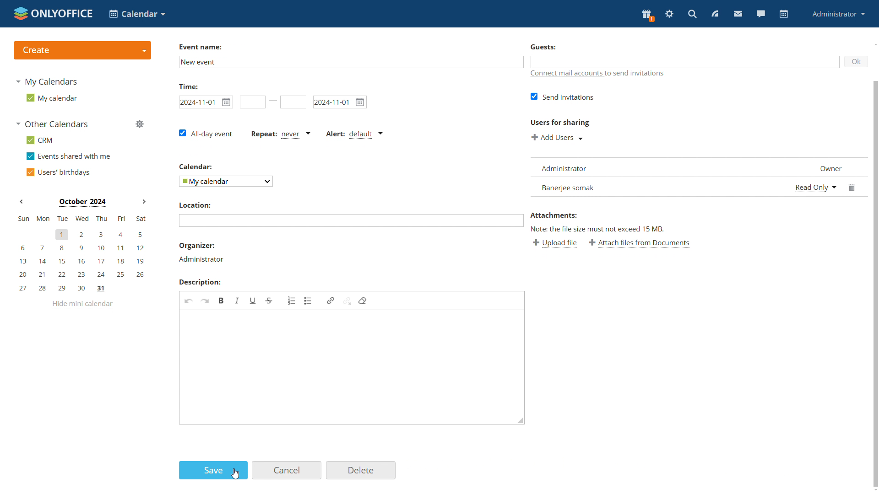 This screenshot has height=494, width=879. Describe the element at coordinates (640, 243) in the screenshot. I see `attach files from documents` at that location.